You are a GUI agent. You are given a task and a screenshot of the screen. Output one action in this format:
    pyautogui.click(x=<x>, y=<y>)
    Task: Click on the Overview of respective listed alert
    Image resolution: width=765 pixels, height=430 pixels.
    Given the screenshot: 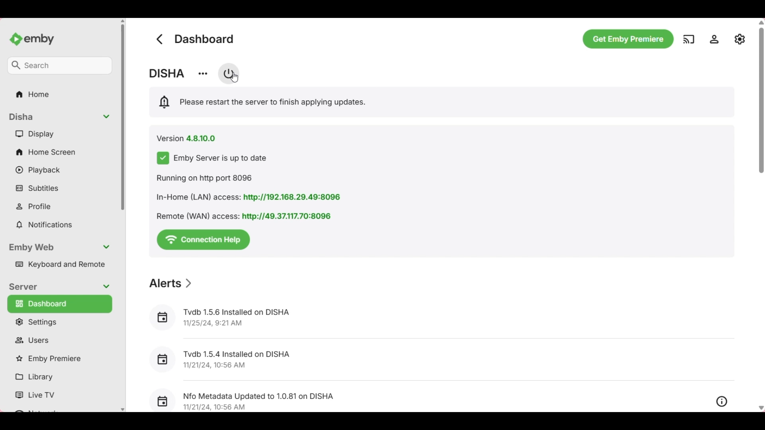 What is the action you would take?
    pyautogui.click(x=722, y=402)
    